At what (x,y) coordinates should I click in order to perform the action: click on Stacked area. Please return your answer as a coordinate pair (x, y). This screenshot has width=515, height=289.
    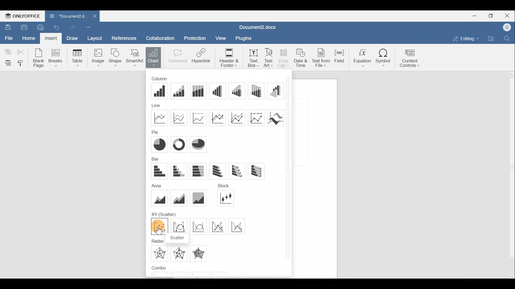
    Looking at the image, I should click on (178, 197).